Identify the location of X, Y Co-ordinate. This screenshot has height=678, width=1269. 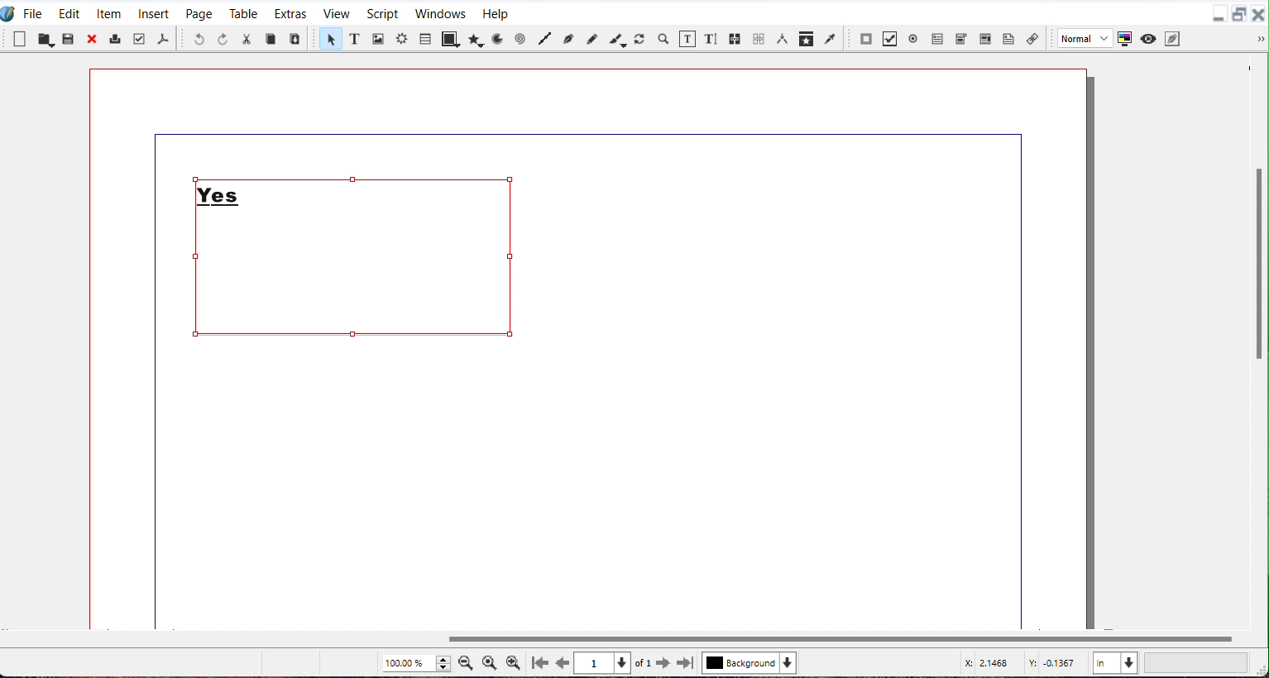
(1022, 663).